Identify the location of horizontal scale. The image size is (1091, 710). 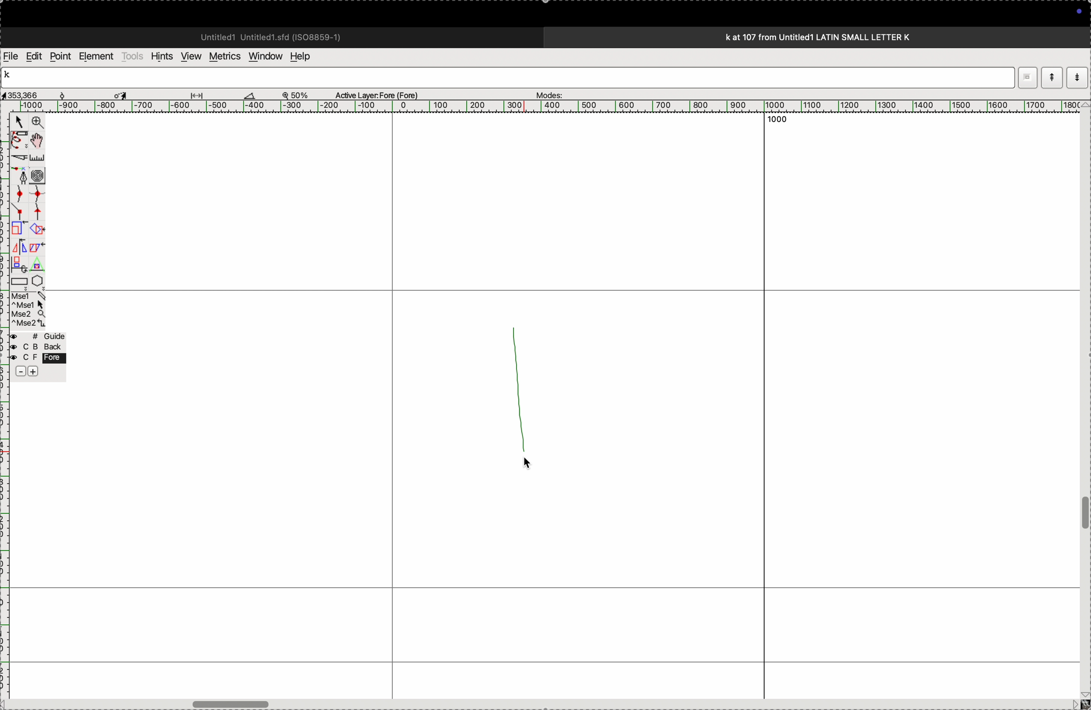
(535, 106).